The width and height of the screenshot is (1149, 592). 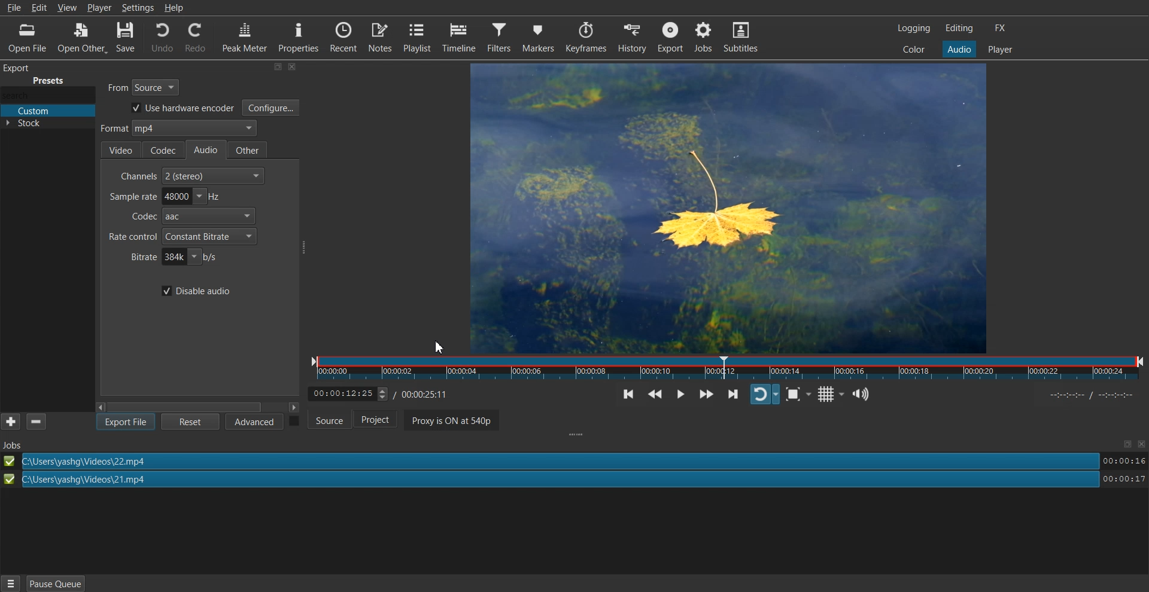 What do you see at coordinates (704, 37) in the screenshot?
I see `Jobs` at bounding box center [704, 37].